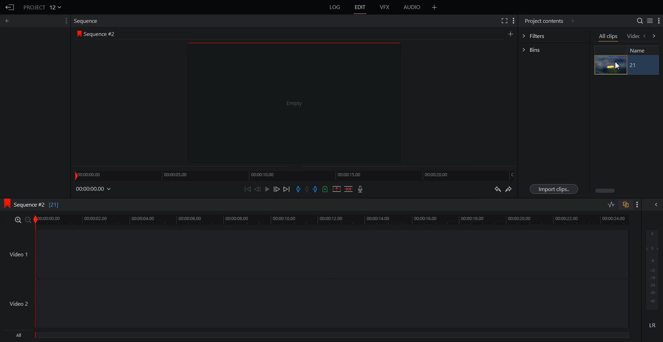 The height and width of the screenshot is (342, 663). Describe the element at coordinates (325, 189) in the screenshot. I see `Add Cue in the current video` at that location.